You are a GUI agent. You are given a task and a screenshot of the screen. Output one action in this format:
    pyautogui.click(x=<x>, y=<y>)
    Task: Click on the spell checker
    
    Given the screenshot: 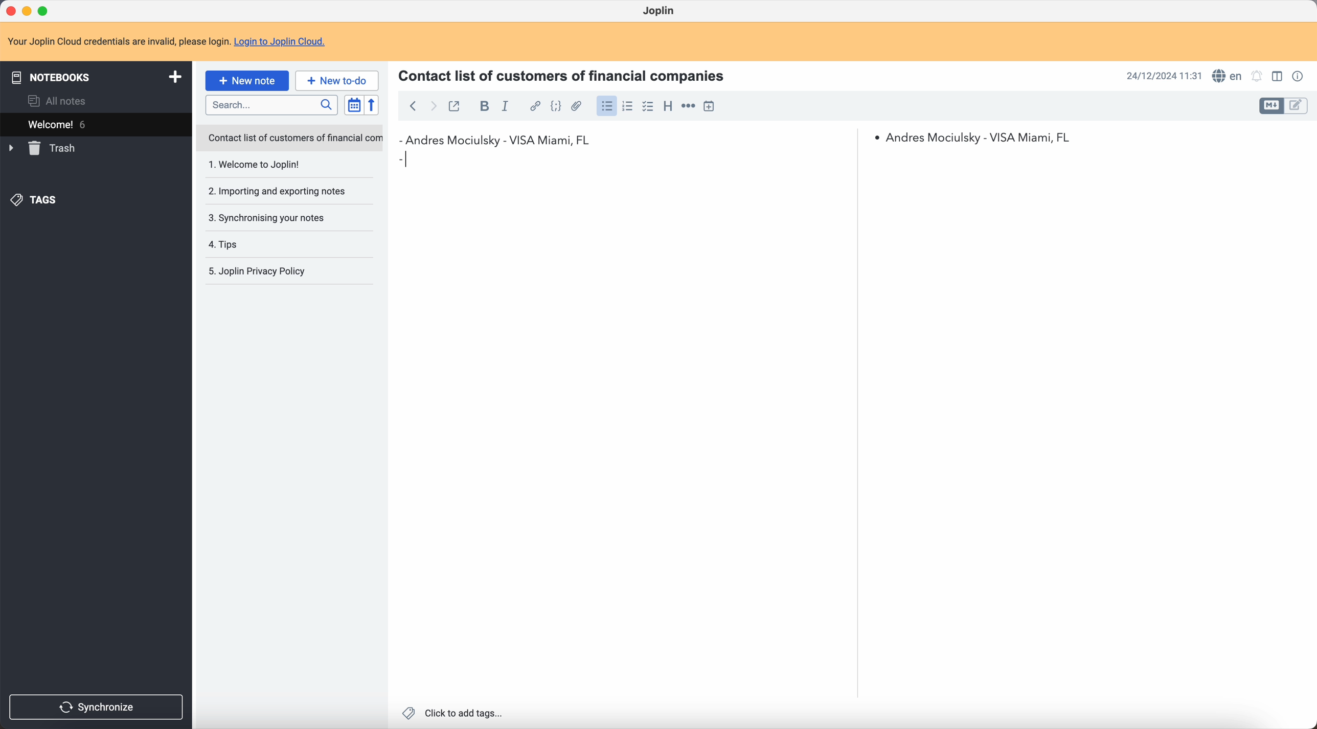 What is the action you would take?
    pyautogui.click(x=1228, y=75)
    